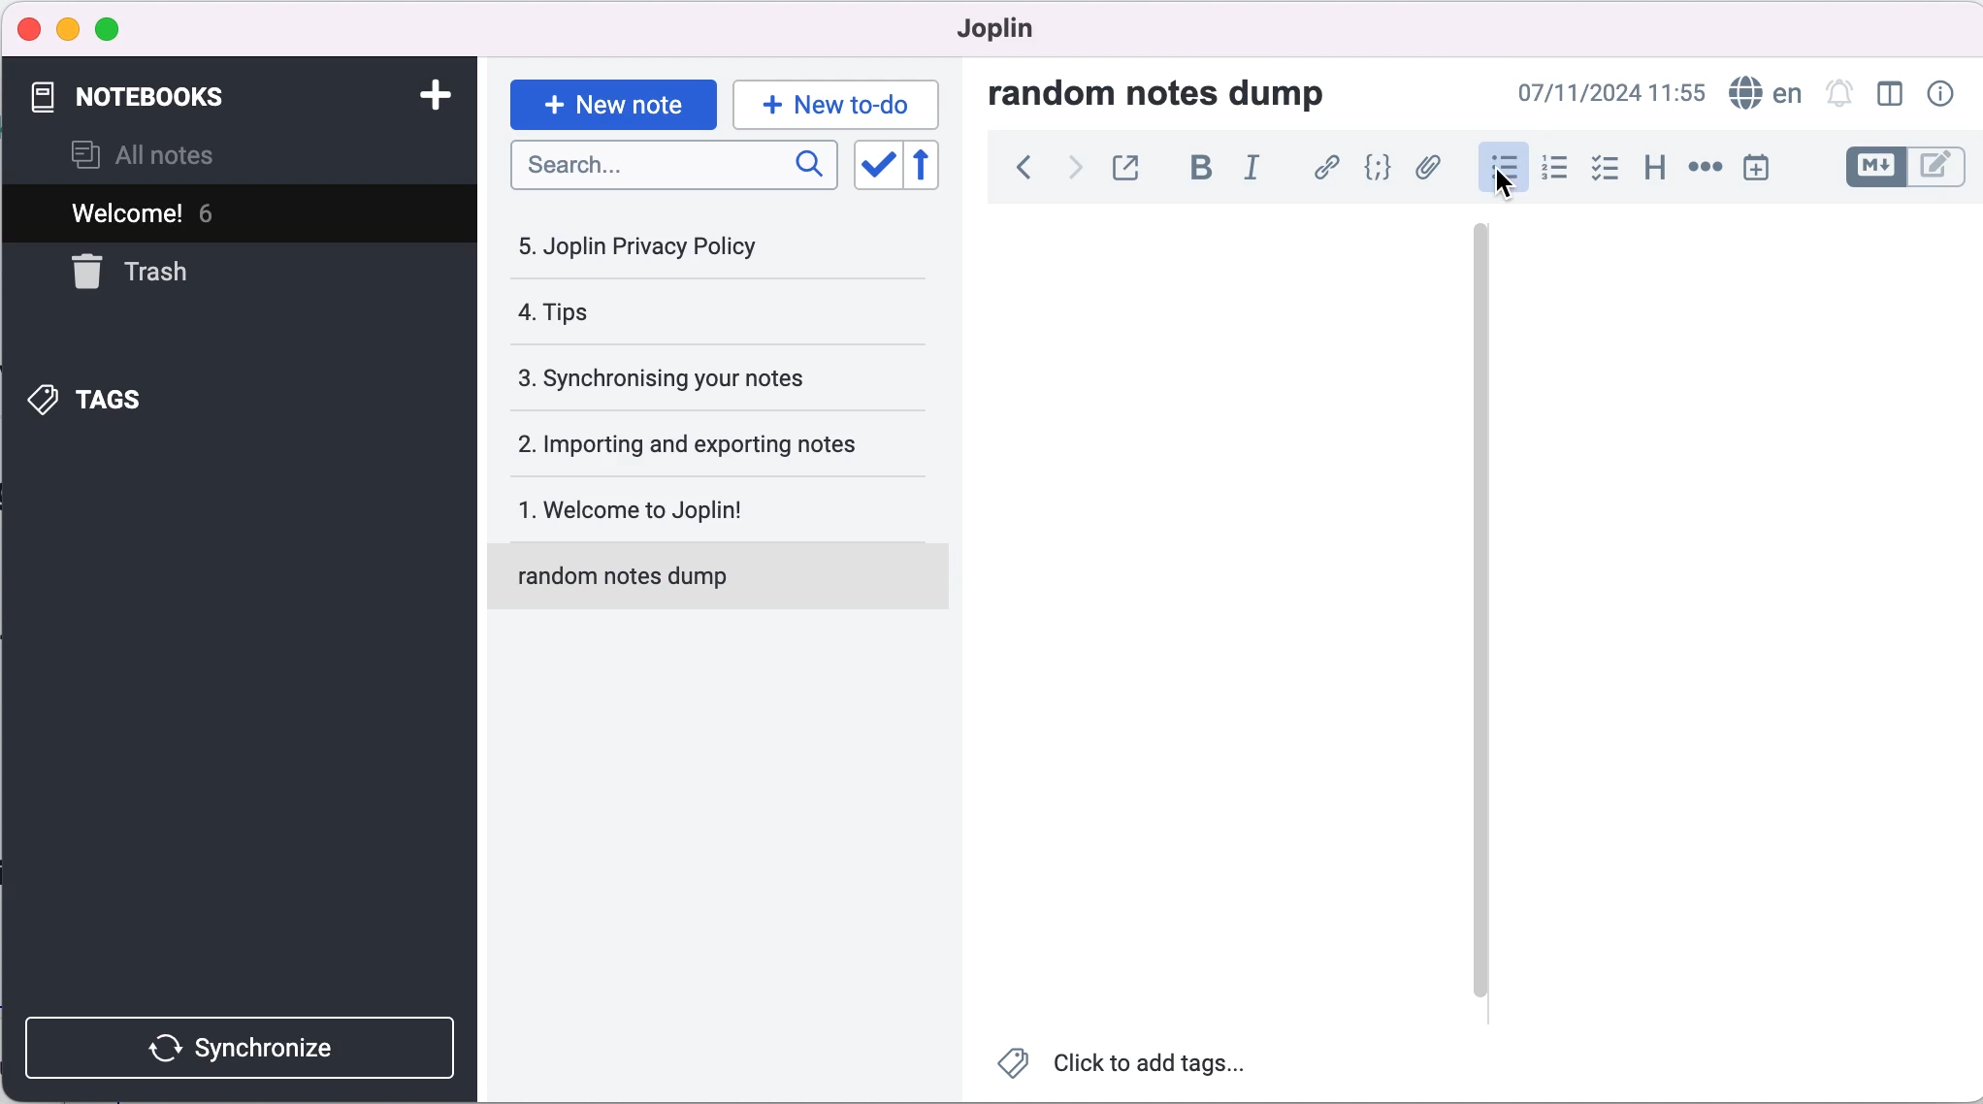 Image resolution: width=1983 pixels, height=1104 pixels. I want to click on reverse sort order, so click(938, 166).